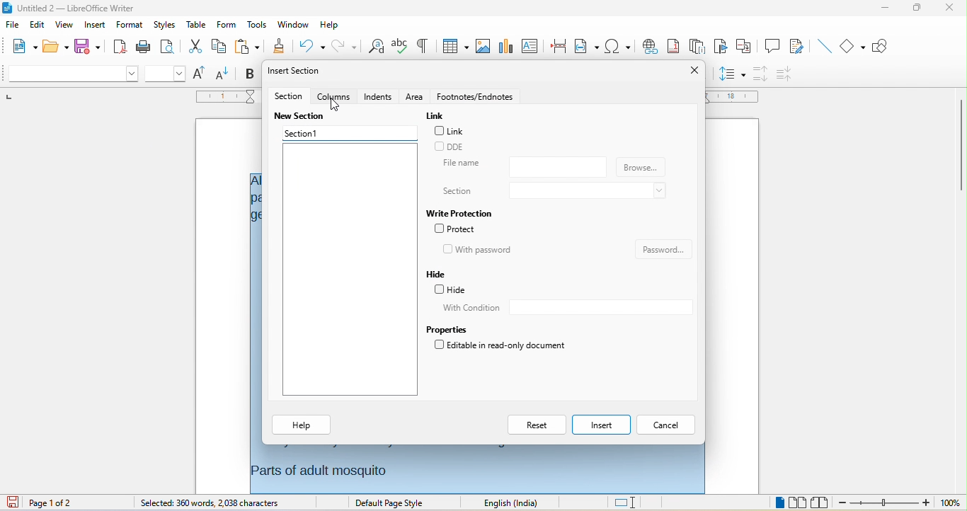 The image size is (967, 511). Describe the element at coordinates (820, 503) in the screenshot. I see `book view` at that location.